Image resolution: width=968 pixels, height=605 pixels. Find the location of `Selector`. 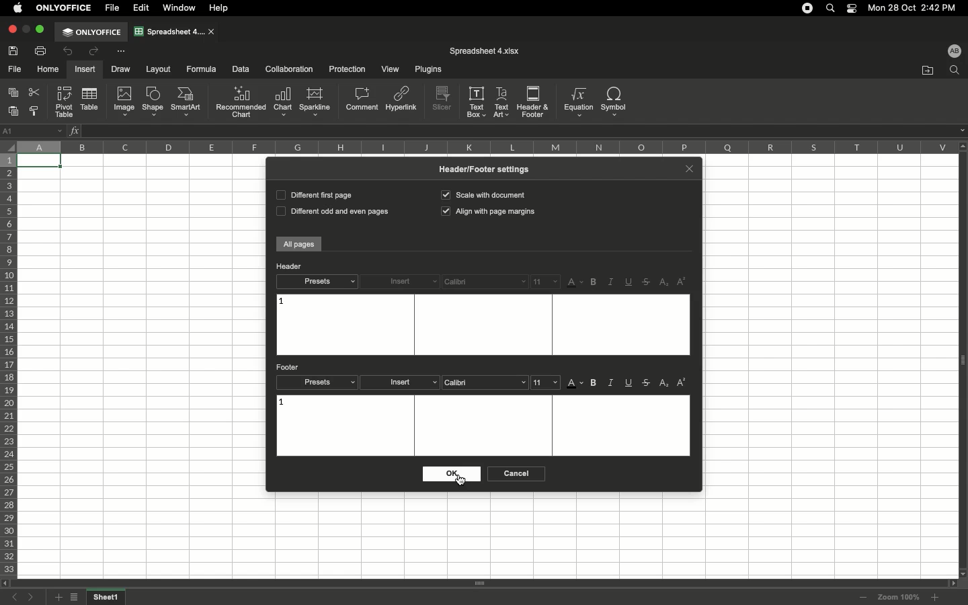

Selector is located at coordinates (7, 145).